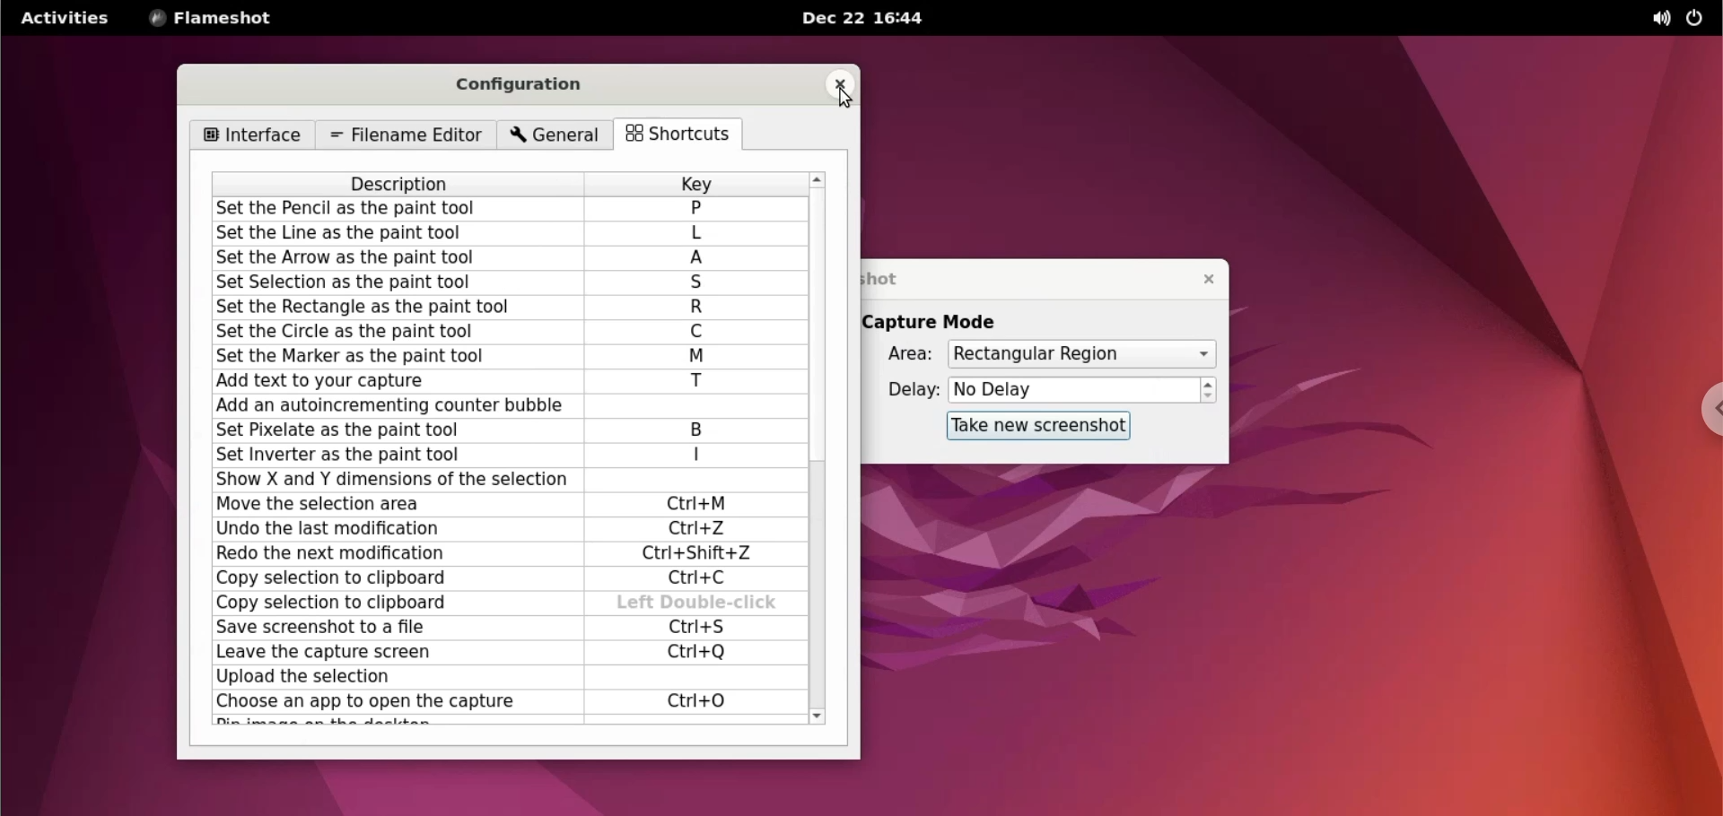 The image size is (1723, 816). What do you see at coordinates (698, 701) in the screenshot?
I see `Ctrl + 0` at bounding box center [698, 701].